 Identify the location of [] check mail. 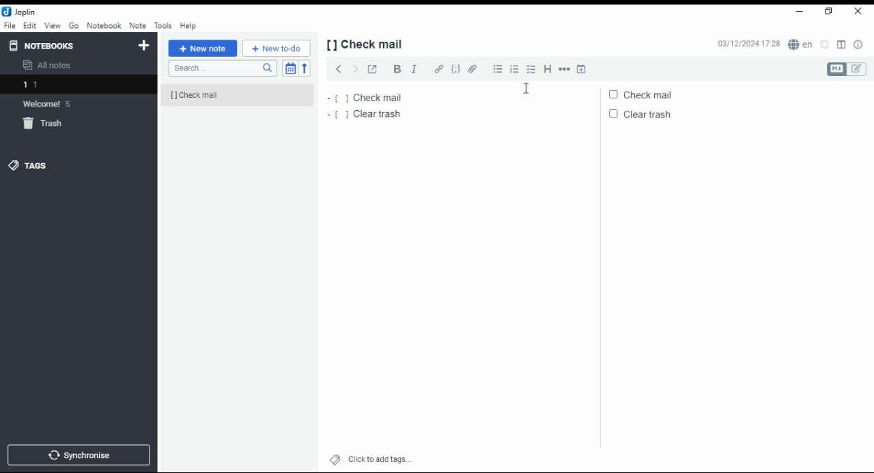
(227, 95).